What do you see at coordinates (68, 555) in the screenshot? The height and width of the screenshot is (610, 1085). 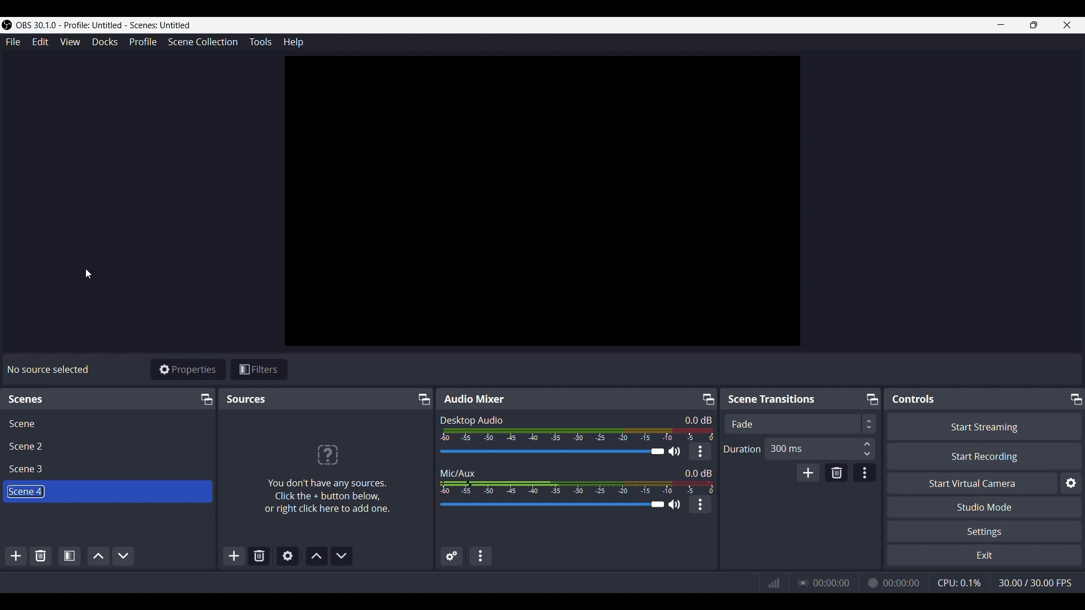 I see `Open scene filters` at bounding box center [68, 555].